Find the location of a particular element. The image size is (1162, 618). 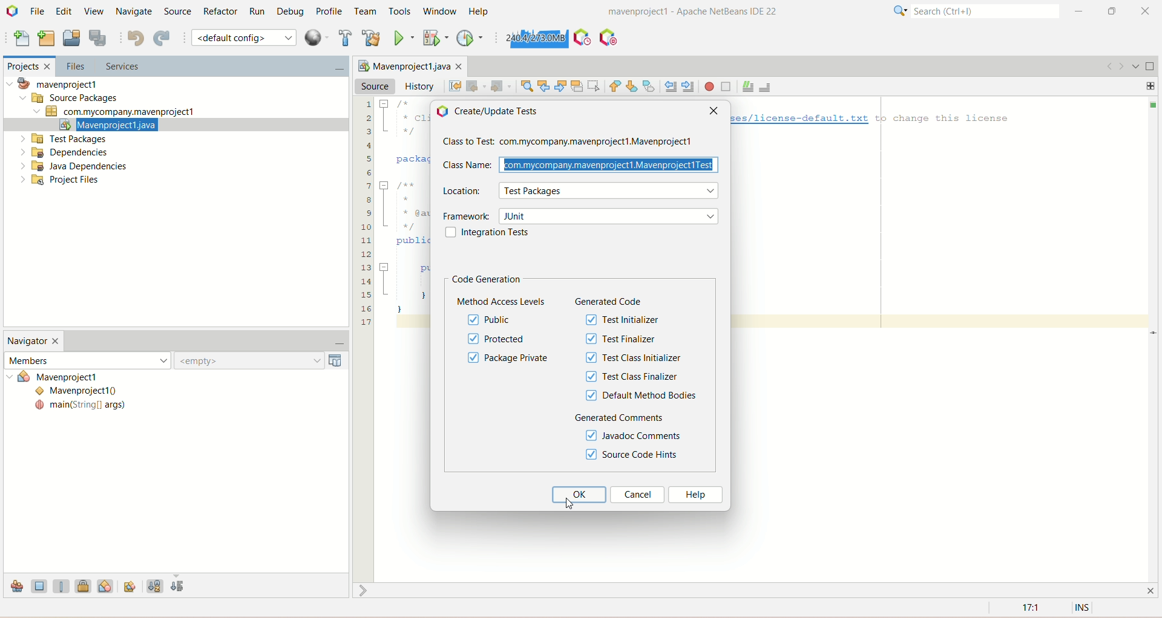

maximize is located at coordinates (1112, 11).